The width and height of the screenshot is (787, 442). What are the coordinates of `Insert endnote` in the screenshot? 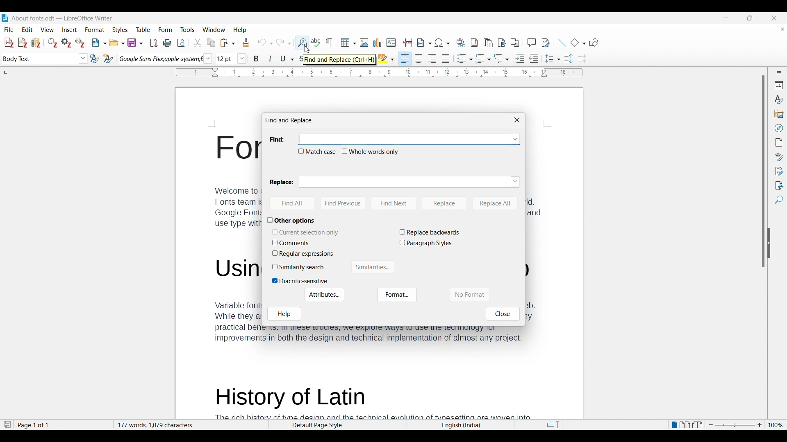 It's located at (489, 43).